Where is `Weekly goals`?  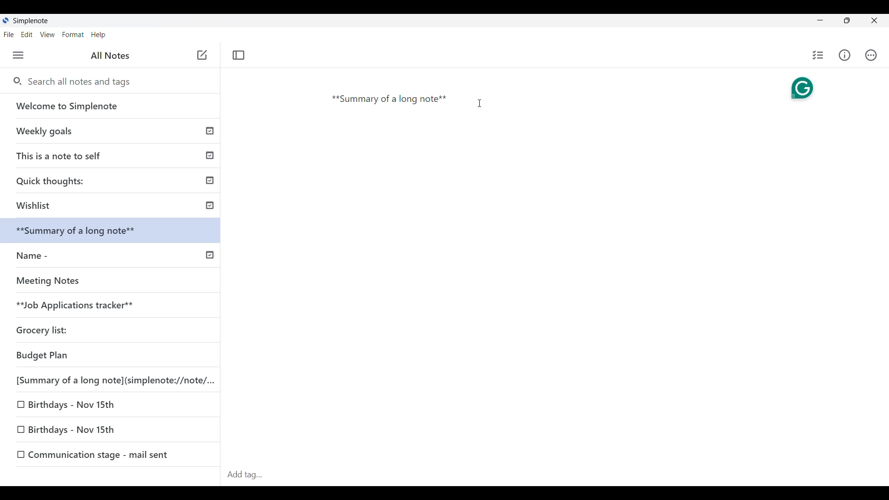
Weekly goals is located at coordinates (111, 131).